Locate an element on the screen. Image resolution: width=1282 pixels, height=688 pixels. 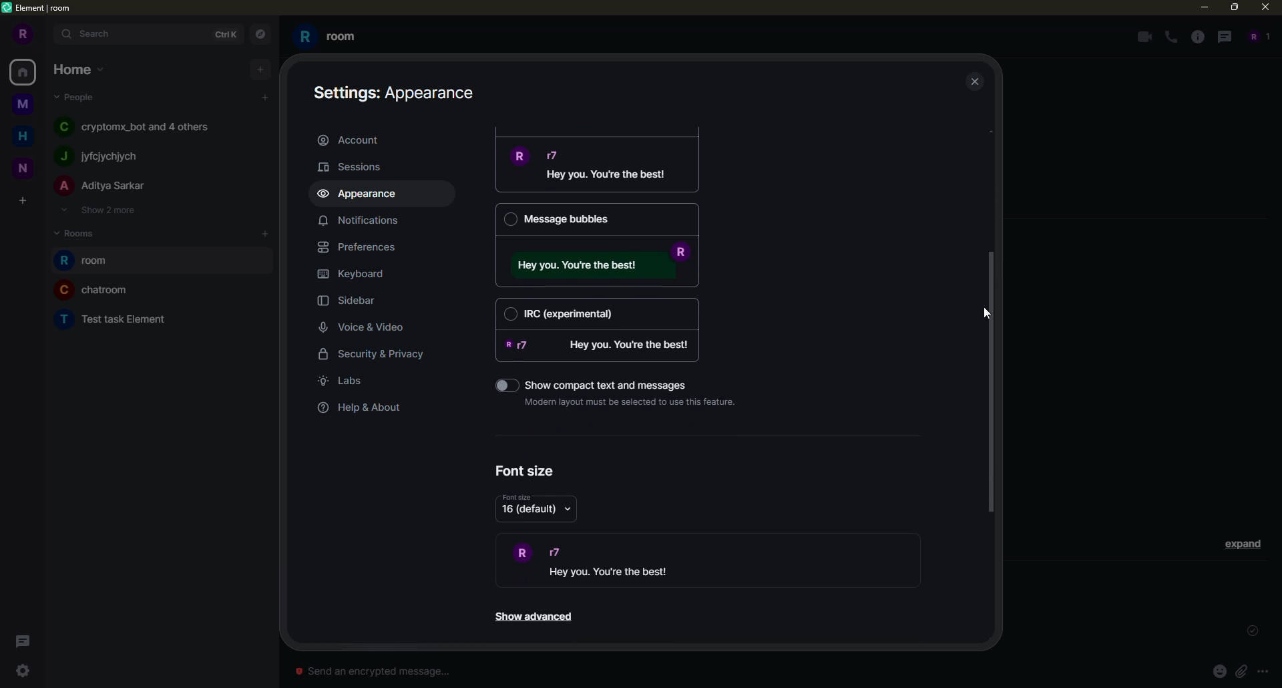
appearance is located at coordinates (397, 91).